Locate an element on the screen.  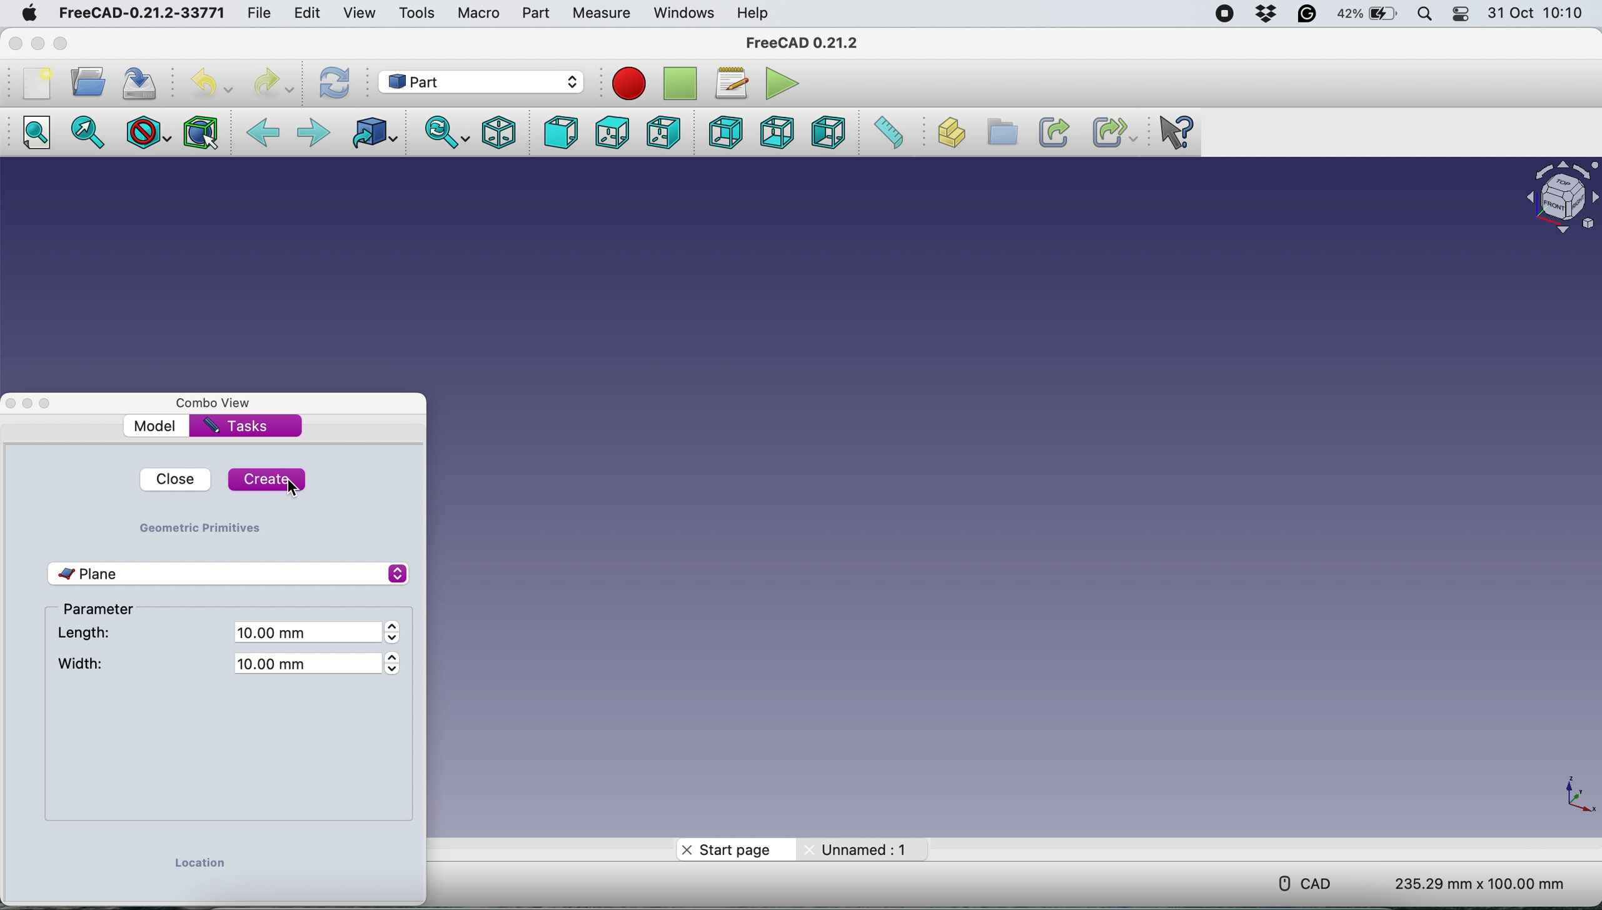
Date and Time is located at coordinates (1538, 12).